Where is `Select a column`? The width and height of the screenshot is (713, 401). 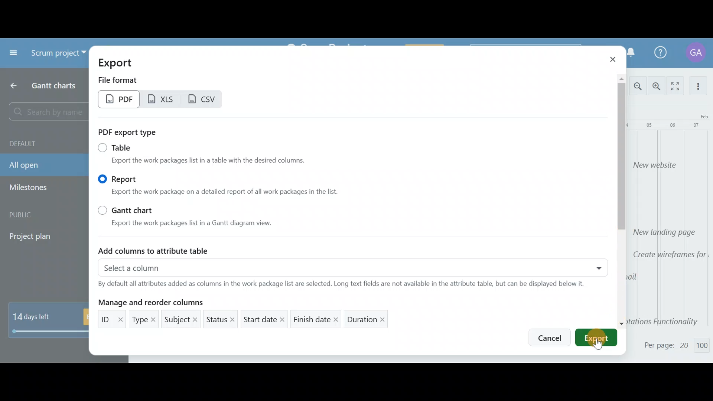
Select a column is located at coordinates (351, 267).